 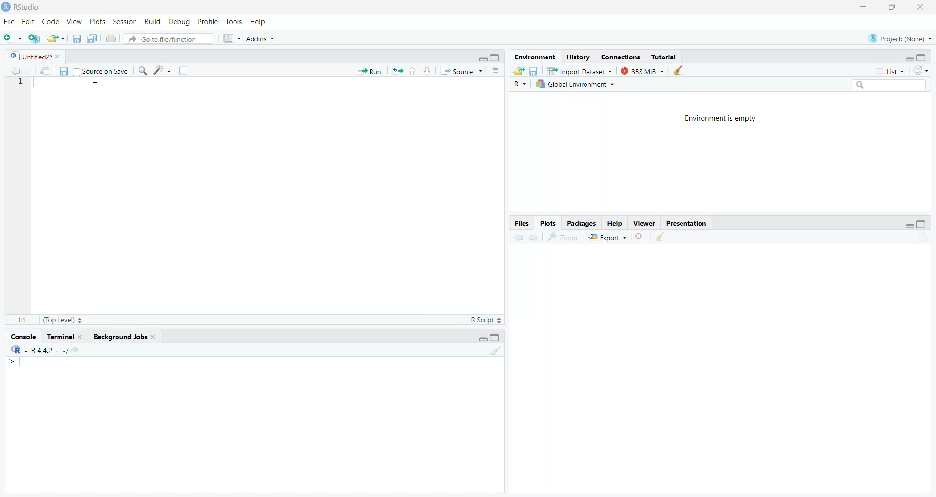 What do you see at coordinates (20, 320) in the screenshot?
I see `1:1` at bounding box center [20, 320].